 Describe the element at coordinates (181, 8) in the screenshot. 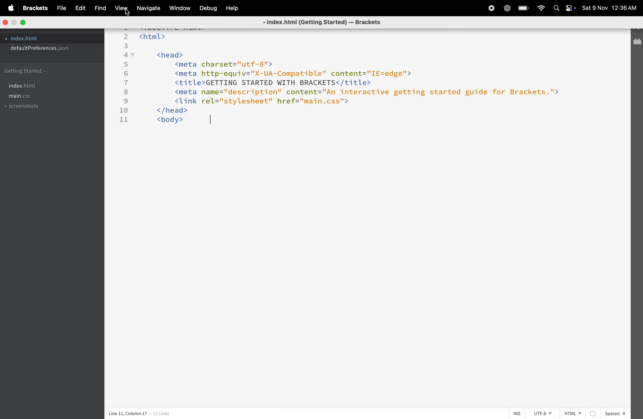

I see `window` at that location.